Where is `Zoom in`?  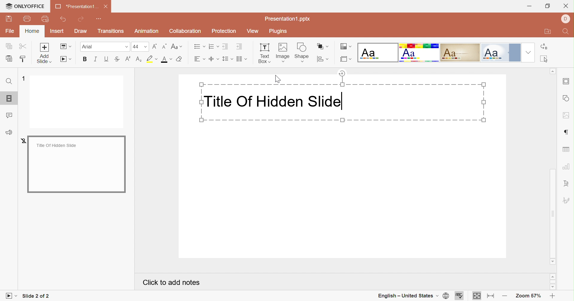
Zoom in is located at coordinates (552, 296).